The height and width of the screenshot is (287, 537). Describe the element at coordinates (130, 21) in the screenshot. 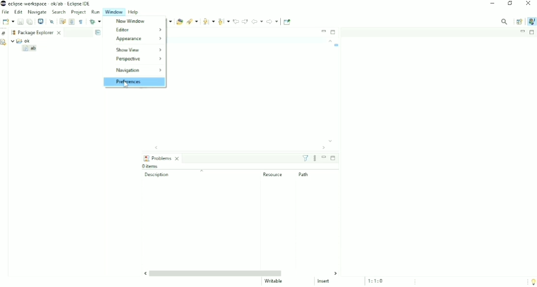

I see `New Window` at that location.